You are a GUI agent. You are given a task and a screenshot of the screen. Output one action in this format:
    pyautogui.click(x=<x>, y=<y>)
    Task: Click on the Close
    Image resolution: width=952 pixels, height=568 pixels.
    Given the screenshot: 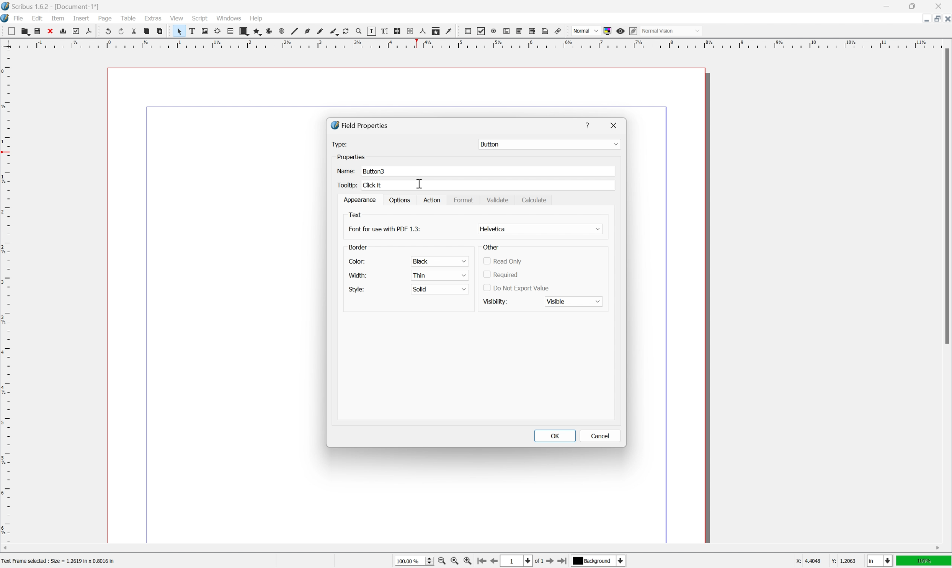 What is the action you would take?
    pyautogui.click(x=617, y=126)
    